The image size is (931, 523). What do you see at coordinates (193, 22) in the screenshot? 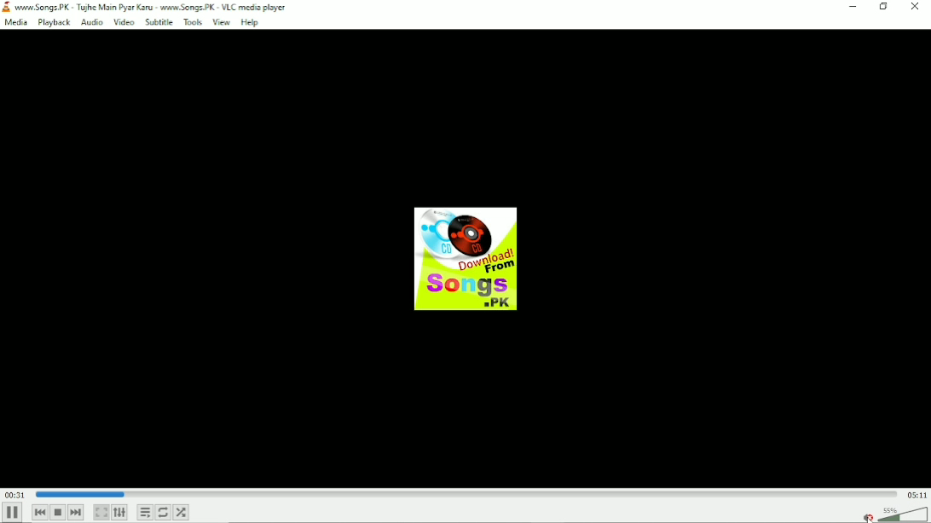
I see `Tools` at bounding box center [193, 22].